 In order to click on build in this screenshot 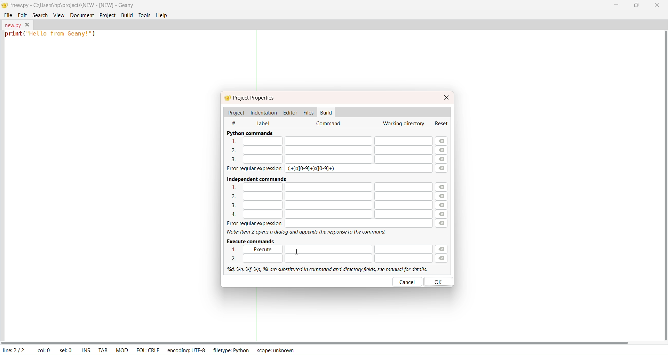, I will do `click(327, 112)`.